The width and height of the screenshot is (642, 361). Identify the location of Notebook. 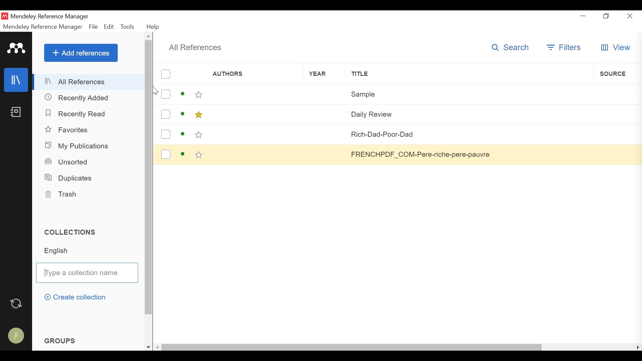
(16, 113).